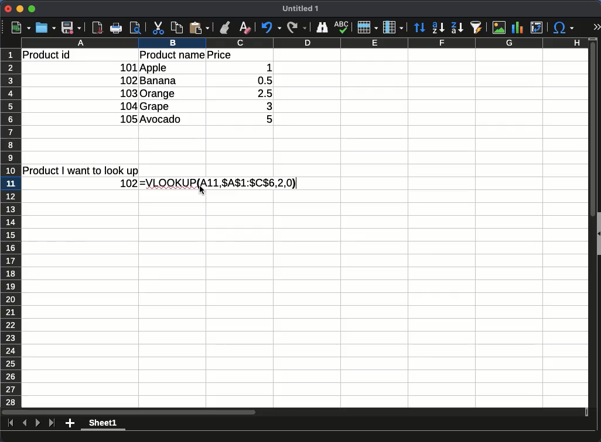 The height and width of the screenshot is (442, 601). What do you see at coordinates (46, 27) in the screenshot?
I see `open` at bounding box center [46, 27].